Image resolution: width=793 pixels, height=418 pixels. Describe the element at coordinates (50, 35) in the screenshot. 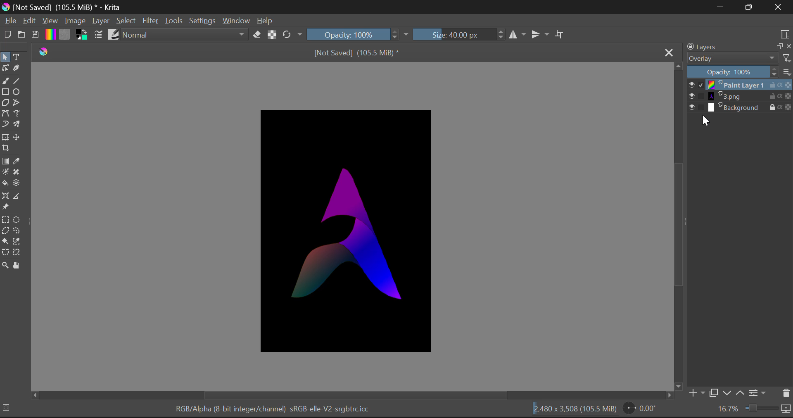

I see `Gradient` at that location.